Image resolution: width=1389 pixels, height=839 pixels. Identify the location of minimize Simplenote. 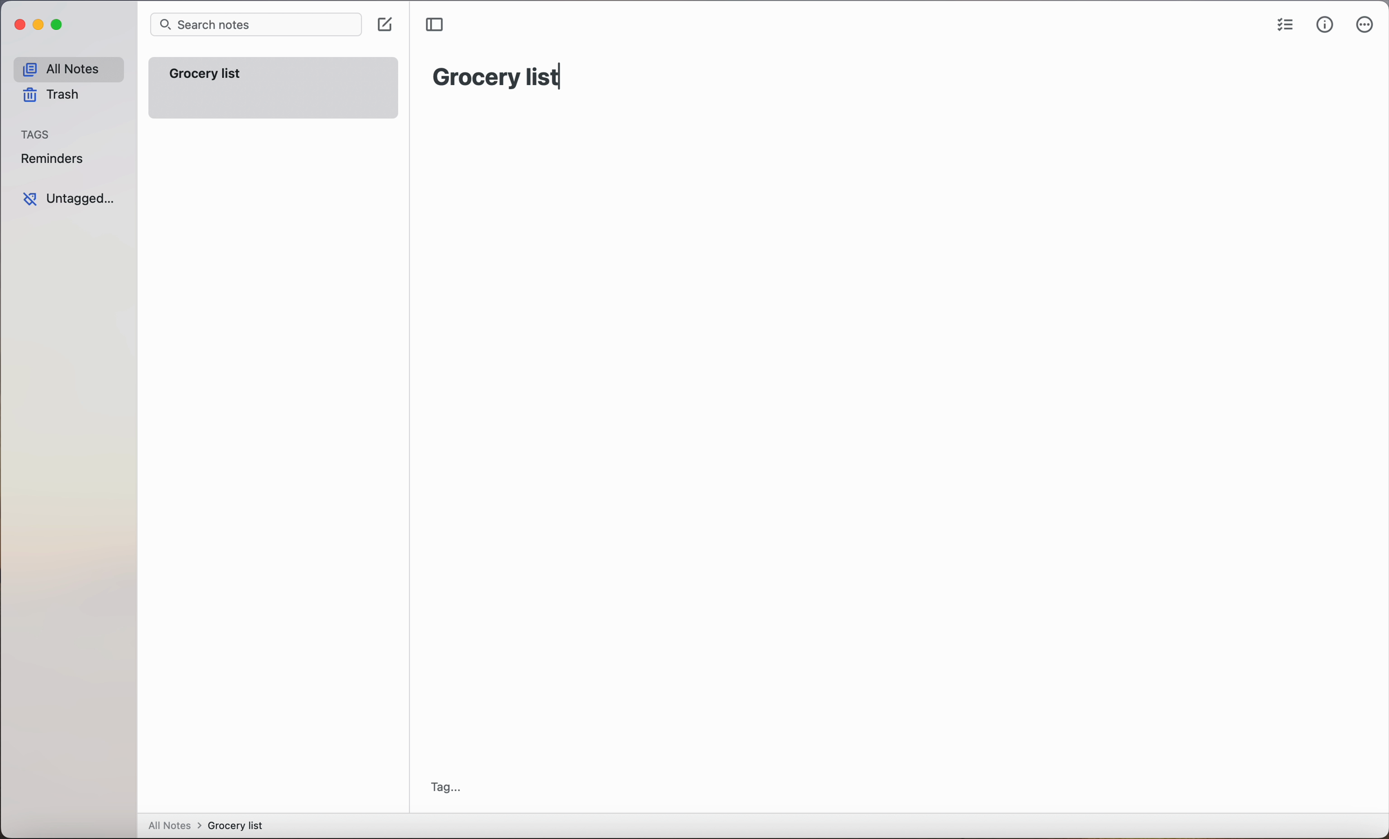
(41, 27).